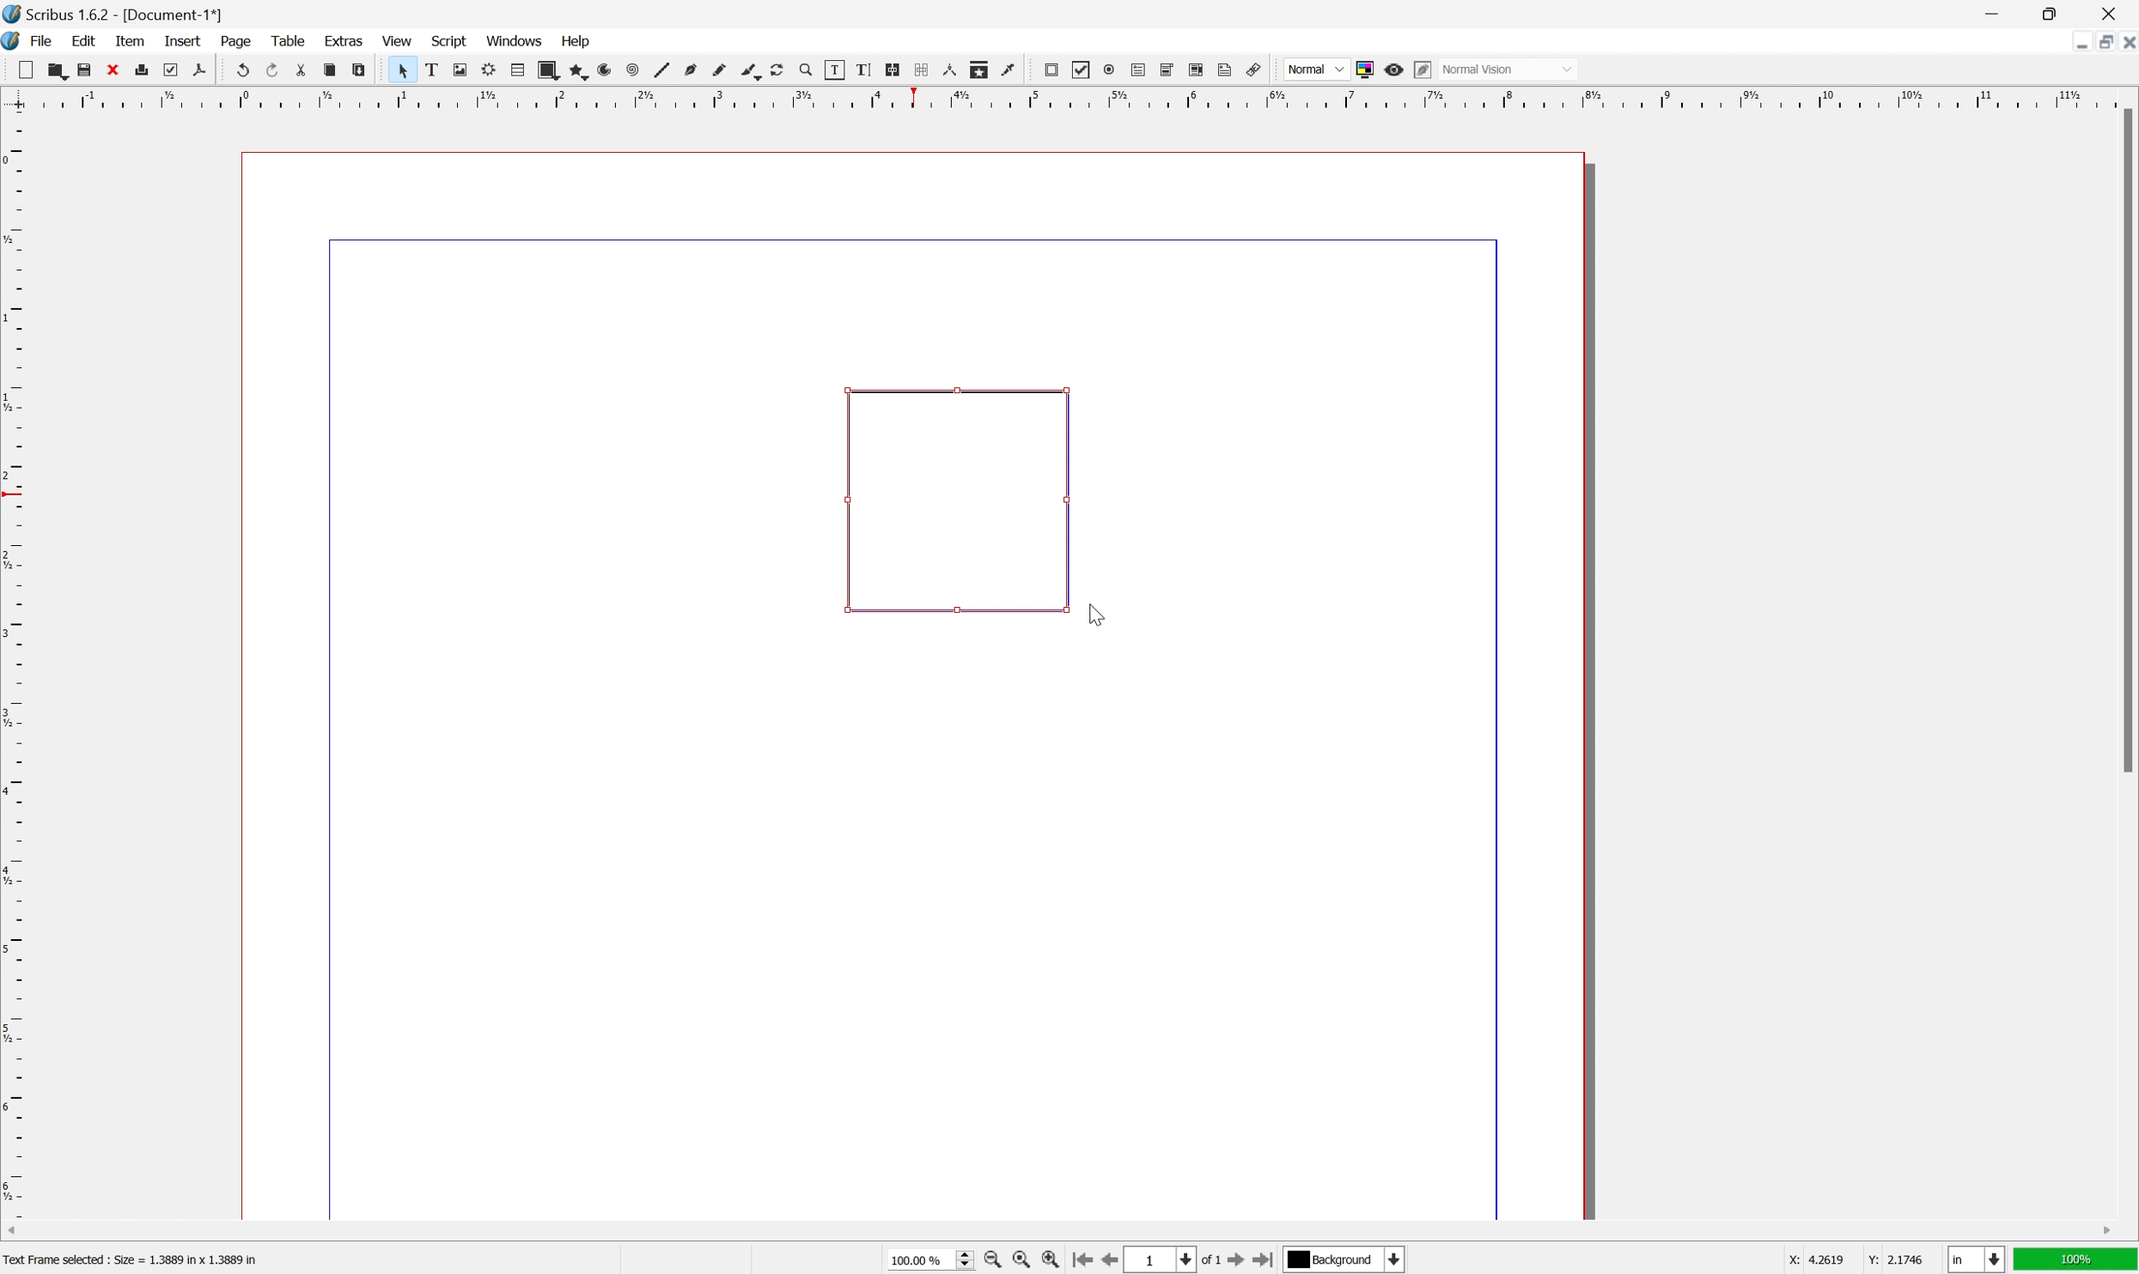  Describe the element at coordinates (863, 70) in the screenshot. I see `edit text with story editor` at that location.